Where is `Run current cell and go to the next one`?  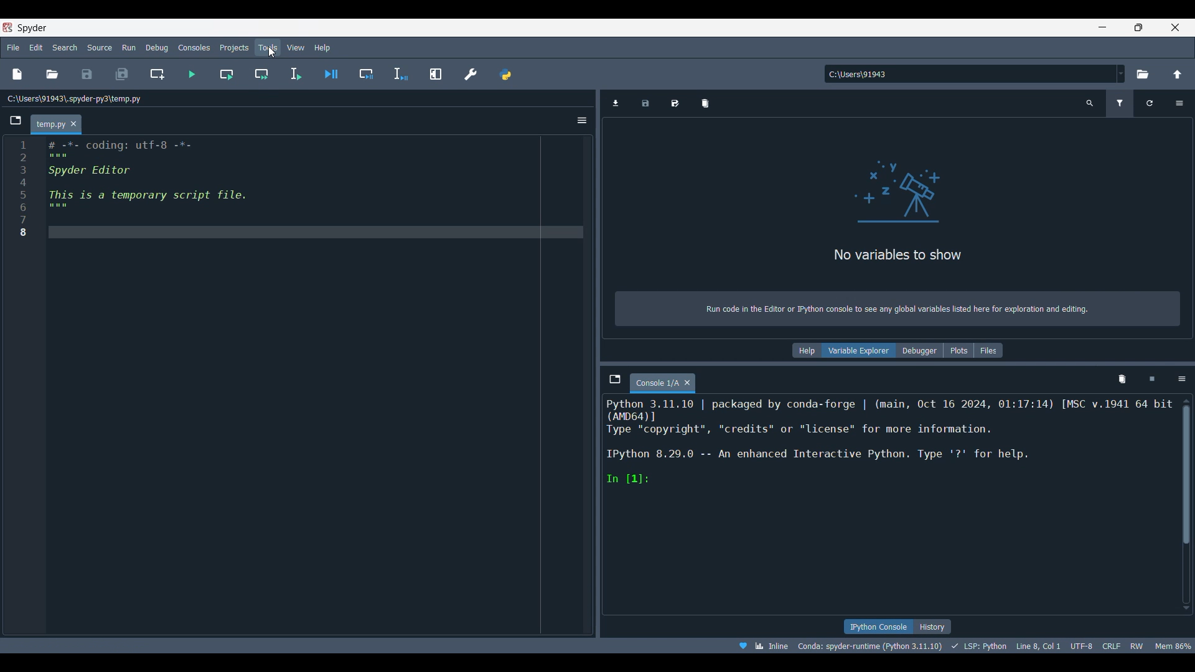
Run current cell and go to the next one is located at coordinates (261, 74).